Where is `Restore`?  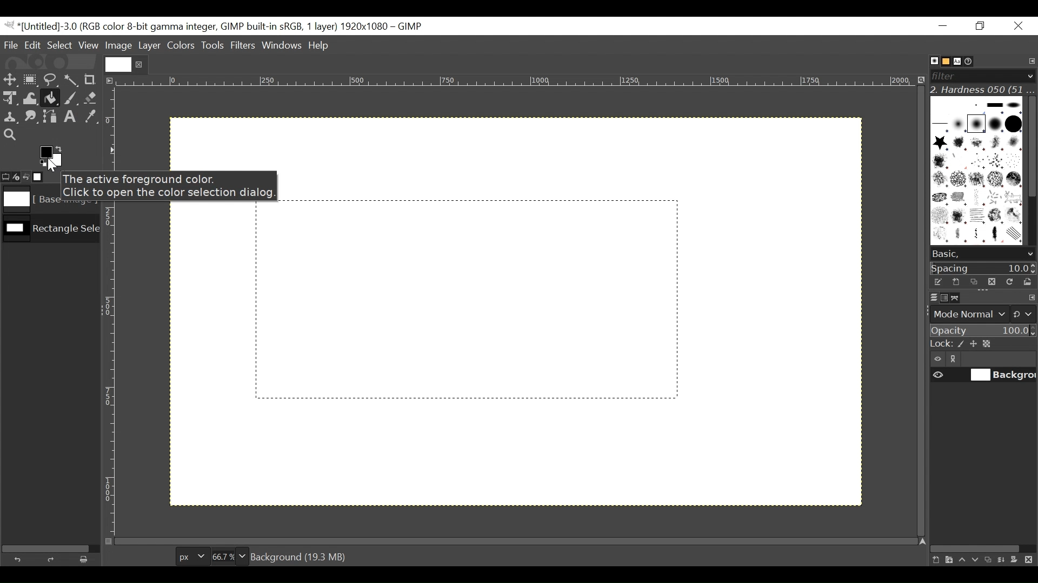 Restore is located at coordinates (982, 26).